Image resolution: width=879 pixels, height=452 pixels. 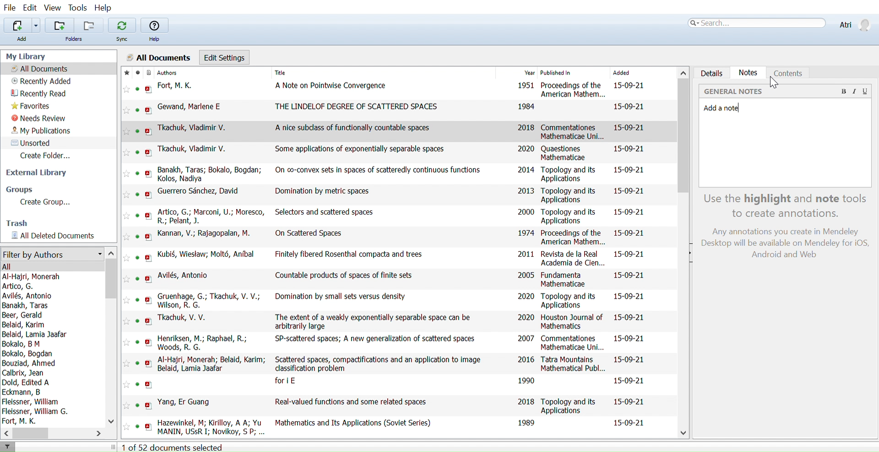 I want to click on Mark as favorite, so click(x=125, y=73).